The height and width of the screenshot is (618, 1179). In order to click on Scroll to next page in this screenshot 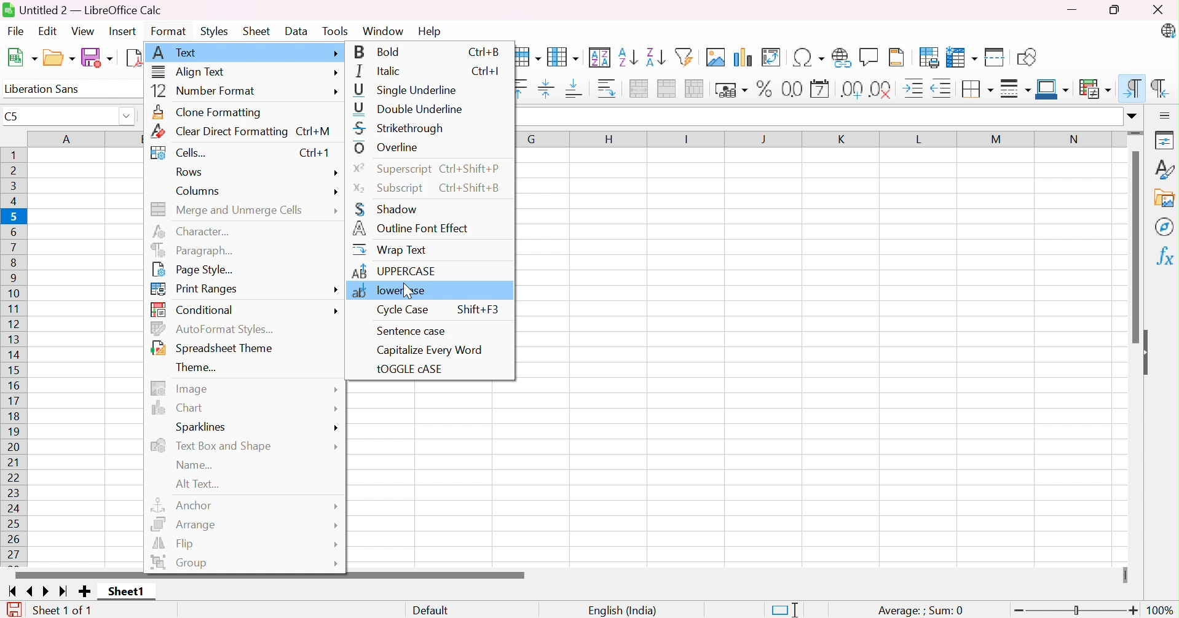, I will do `click(49, 590)`.